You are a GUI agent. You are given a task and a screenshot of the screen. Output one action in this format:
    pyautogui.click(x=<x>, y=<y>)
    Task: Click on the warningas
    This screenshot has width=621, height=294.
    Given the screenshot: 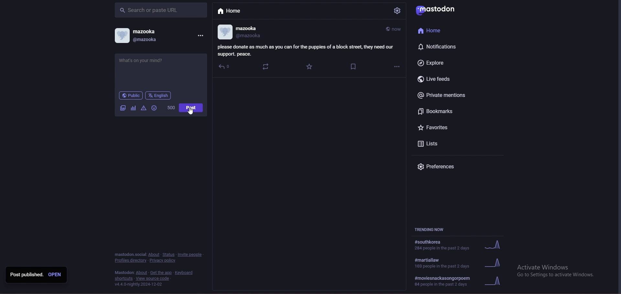 What is the action you would take?
    pyautogui.click(x=144, y=108)
    